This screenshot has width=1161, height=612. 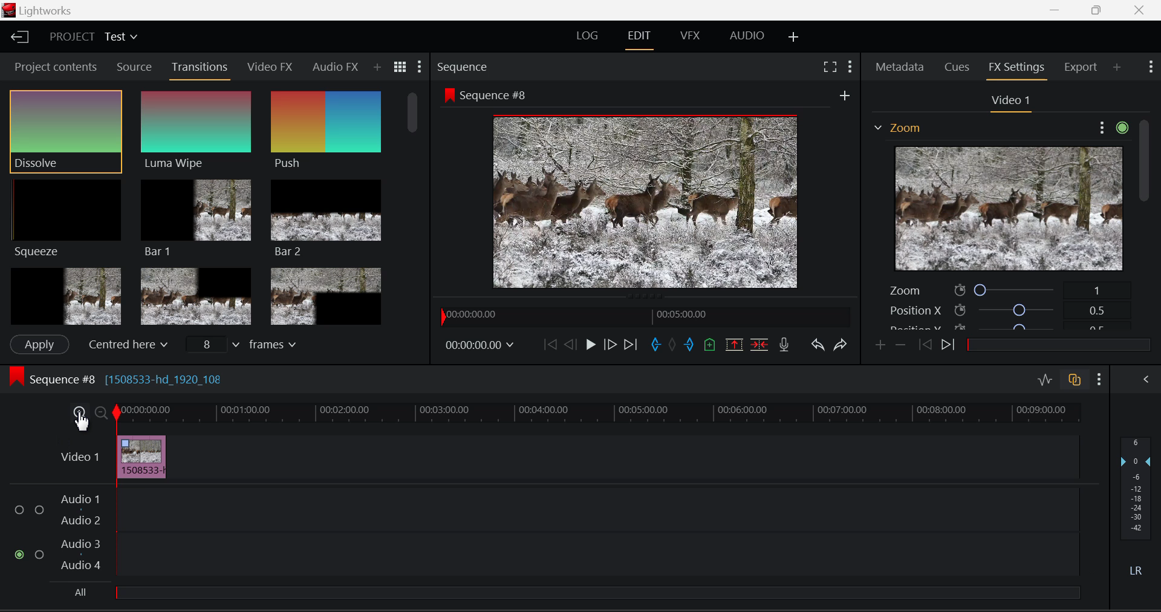 What do you see at coordinates (478, 345) in the screenshot?
I see `Frame Time` at bounding box center [478, 345].